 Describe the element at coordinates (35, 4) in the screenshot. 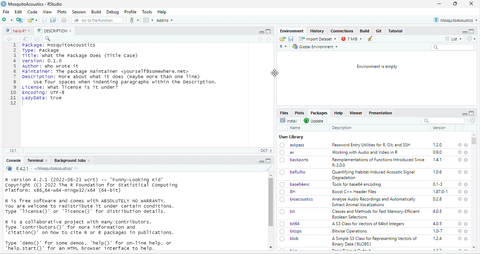

I see `MosquitoAcoustics - RStudio` at that location.